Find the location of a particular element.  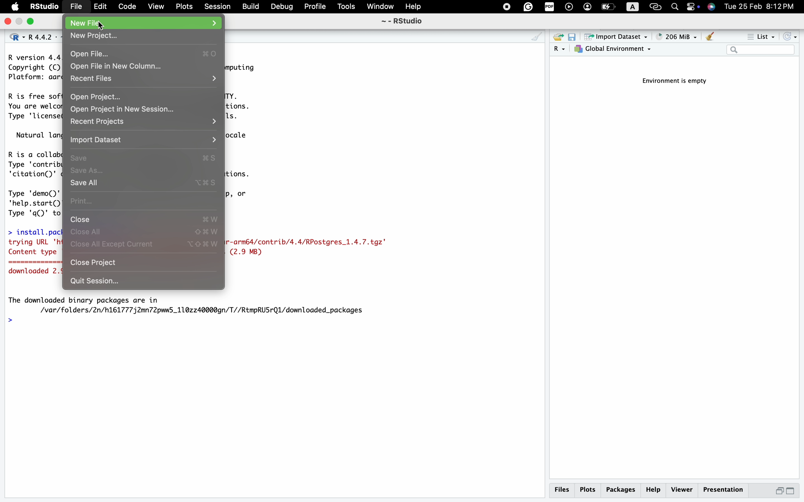

viewer is located at coordinates (681, 490).